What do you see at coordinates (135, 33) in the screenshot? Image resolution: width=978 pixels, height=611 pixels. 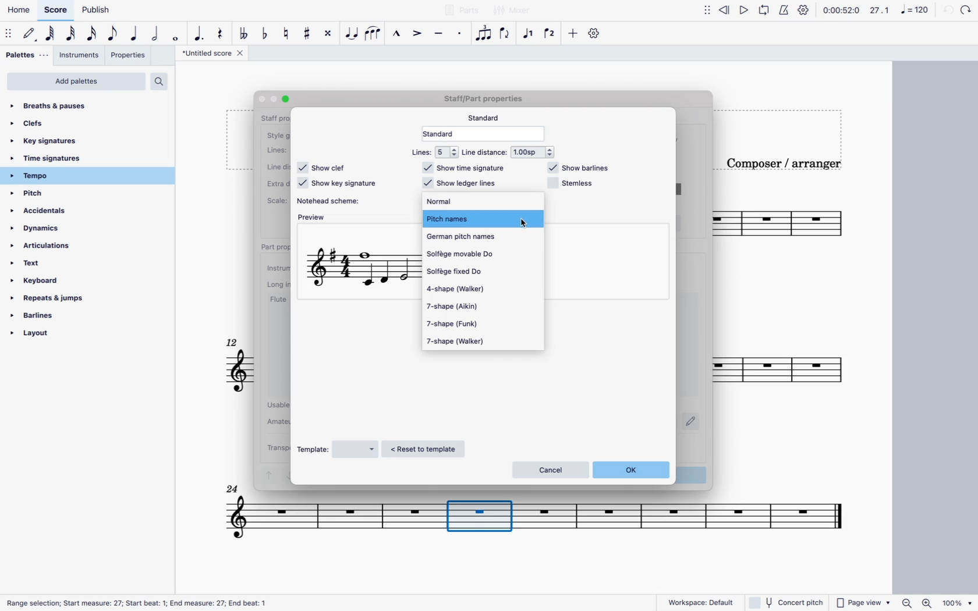 I see `quarter note` at bounding box center [135, 33].